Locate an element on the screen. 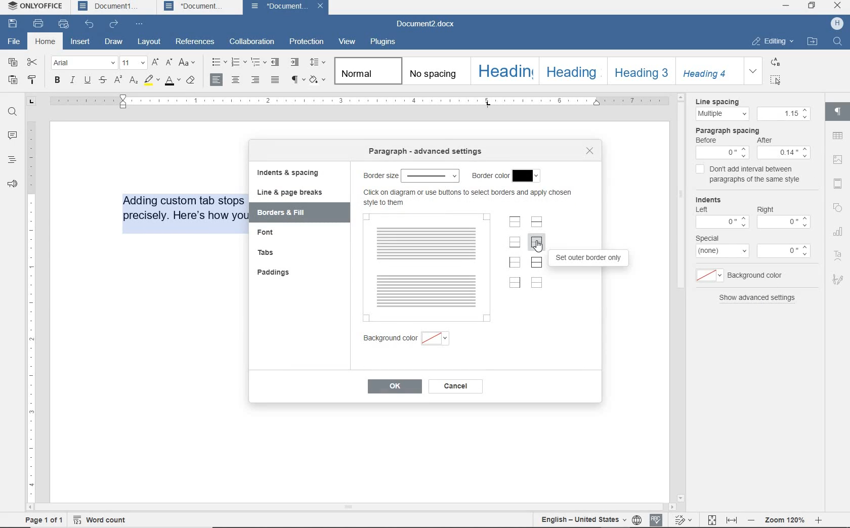  search is located at coordinates (837, 43).